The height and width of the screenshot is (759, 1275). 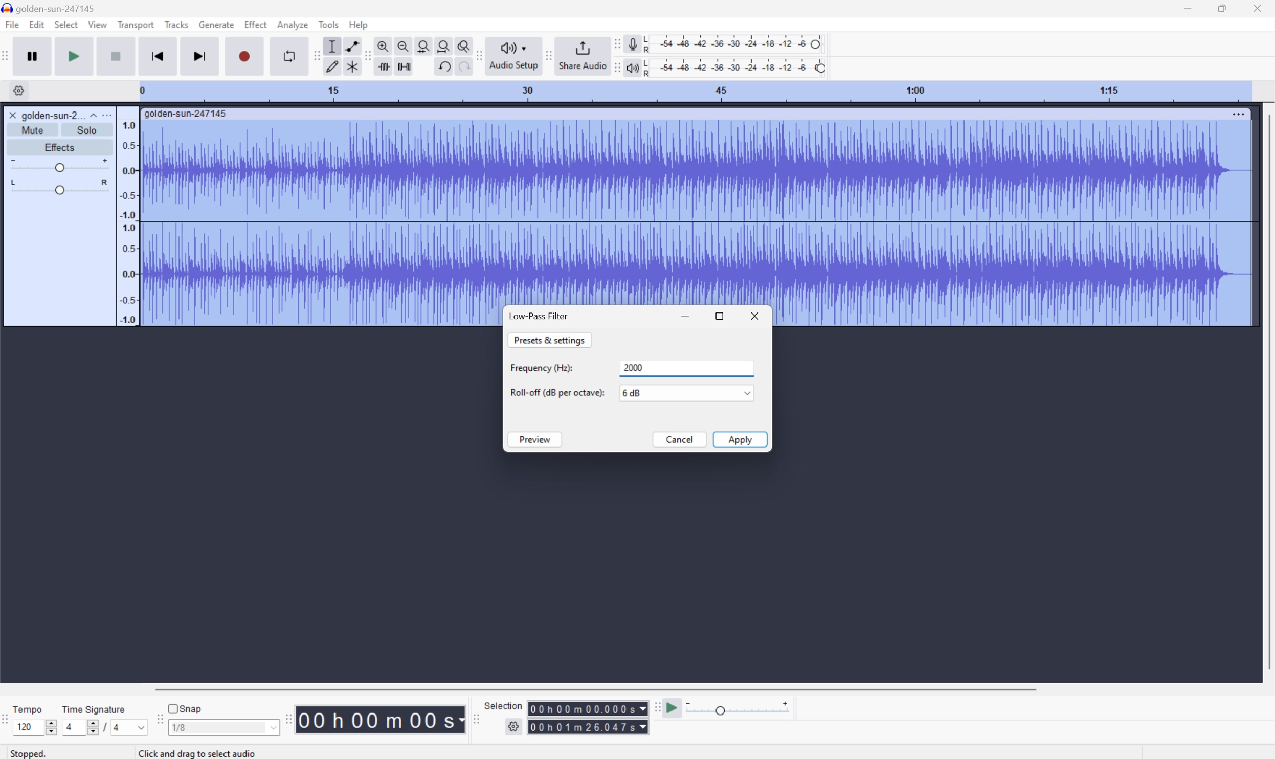 What do you see at coordinates (549, 55) in the screenshot?
I see `Audacity share audio toolbar` at bounding box center [549, 55].